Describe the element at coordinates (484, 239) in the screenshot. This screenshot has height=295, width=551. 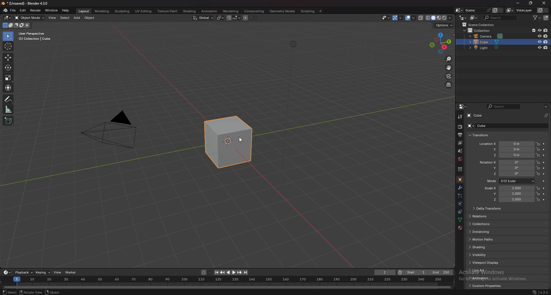
I see `motion paths` at that location.